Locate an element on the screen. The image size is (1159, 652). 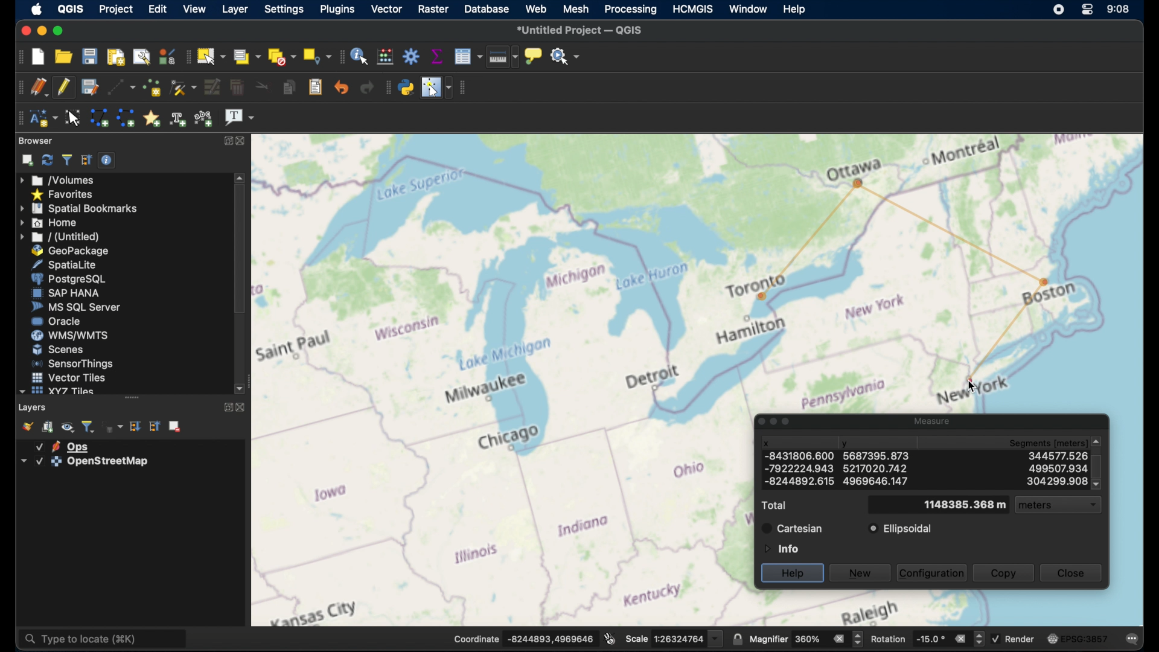
y is located at coordinates (874, 481).